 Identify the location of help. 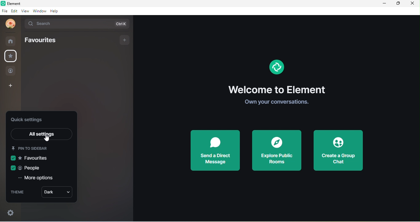
(56, 12).